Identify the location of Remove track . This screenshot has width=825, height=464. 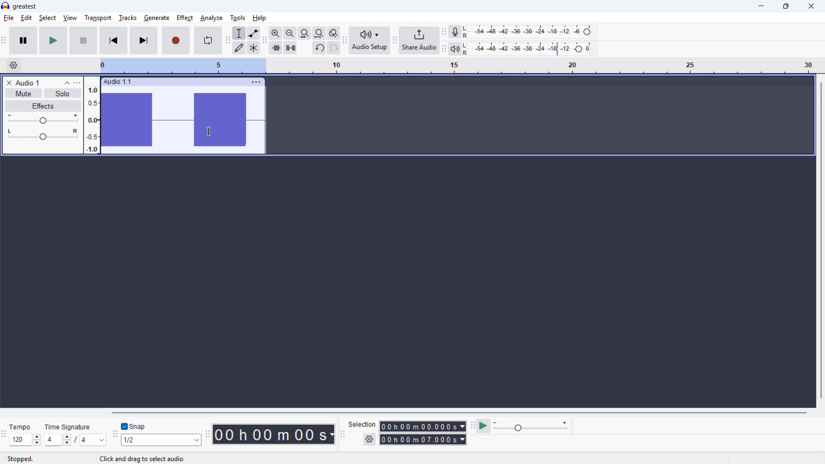
(9, 82).